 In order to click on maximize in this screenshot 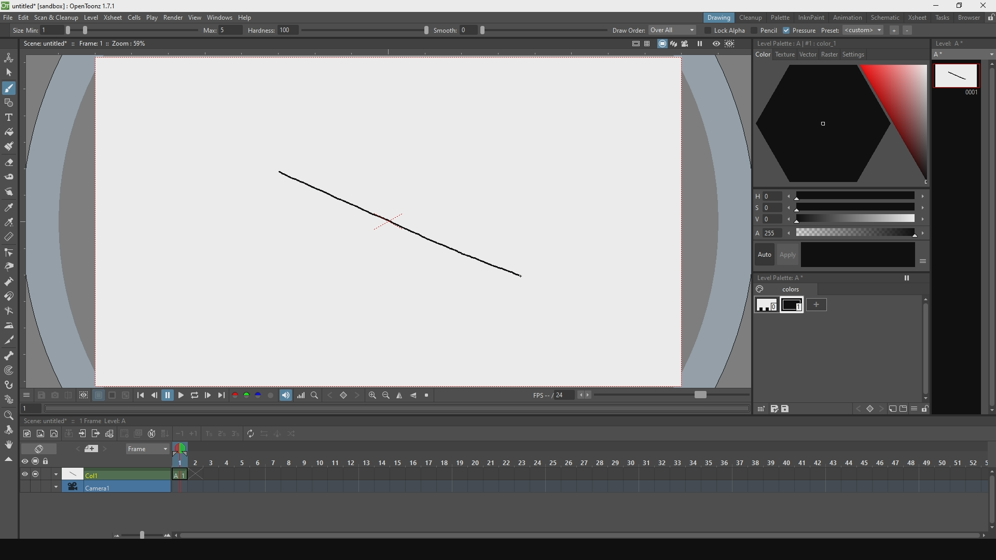, I will do `click(959, 6)`.